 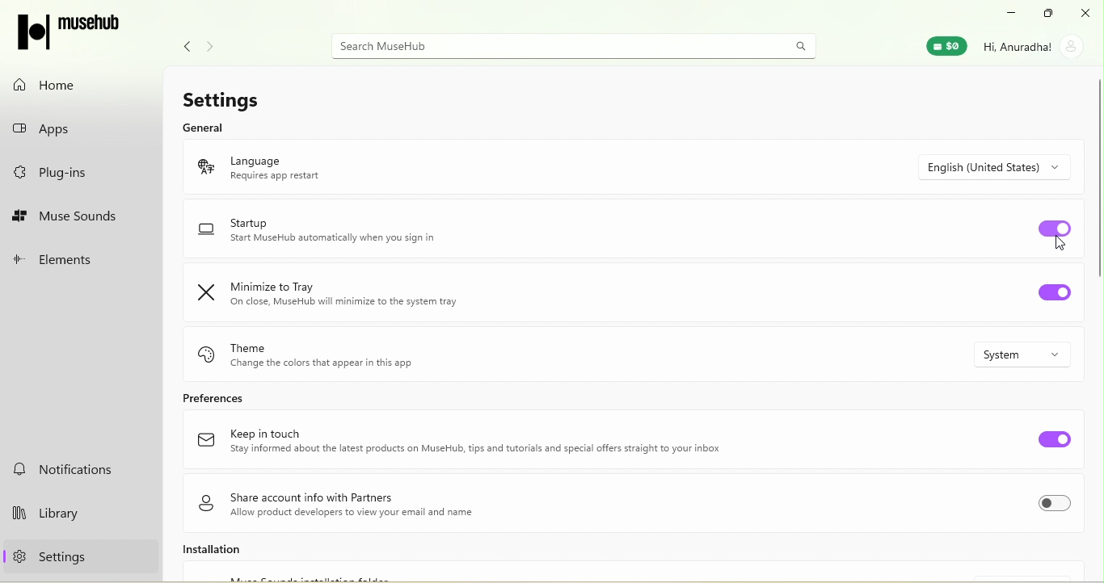 What do you see at coordinates (69, 29) in the screenshot?
I see `icon` at bounding box center [69, 29].